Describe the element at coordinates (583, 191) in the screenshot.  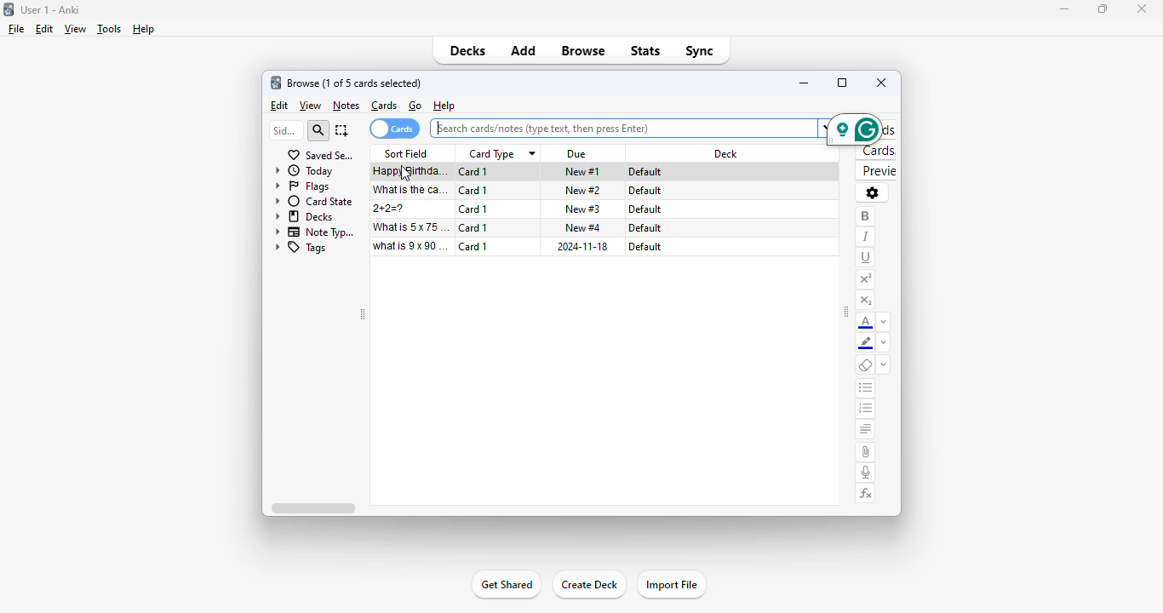
I see `new #2` at that location.